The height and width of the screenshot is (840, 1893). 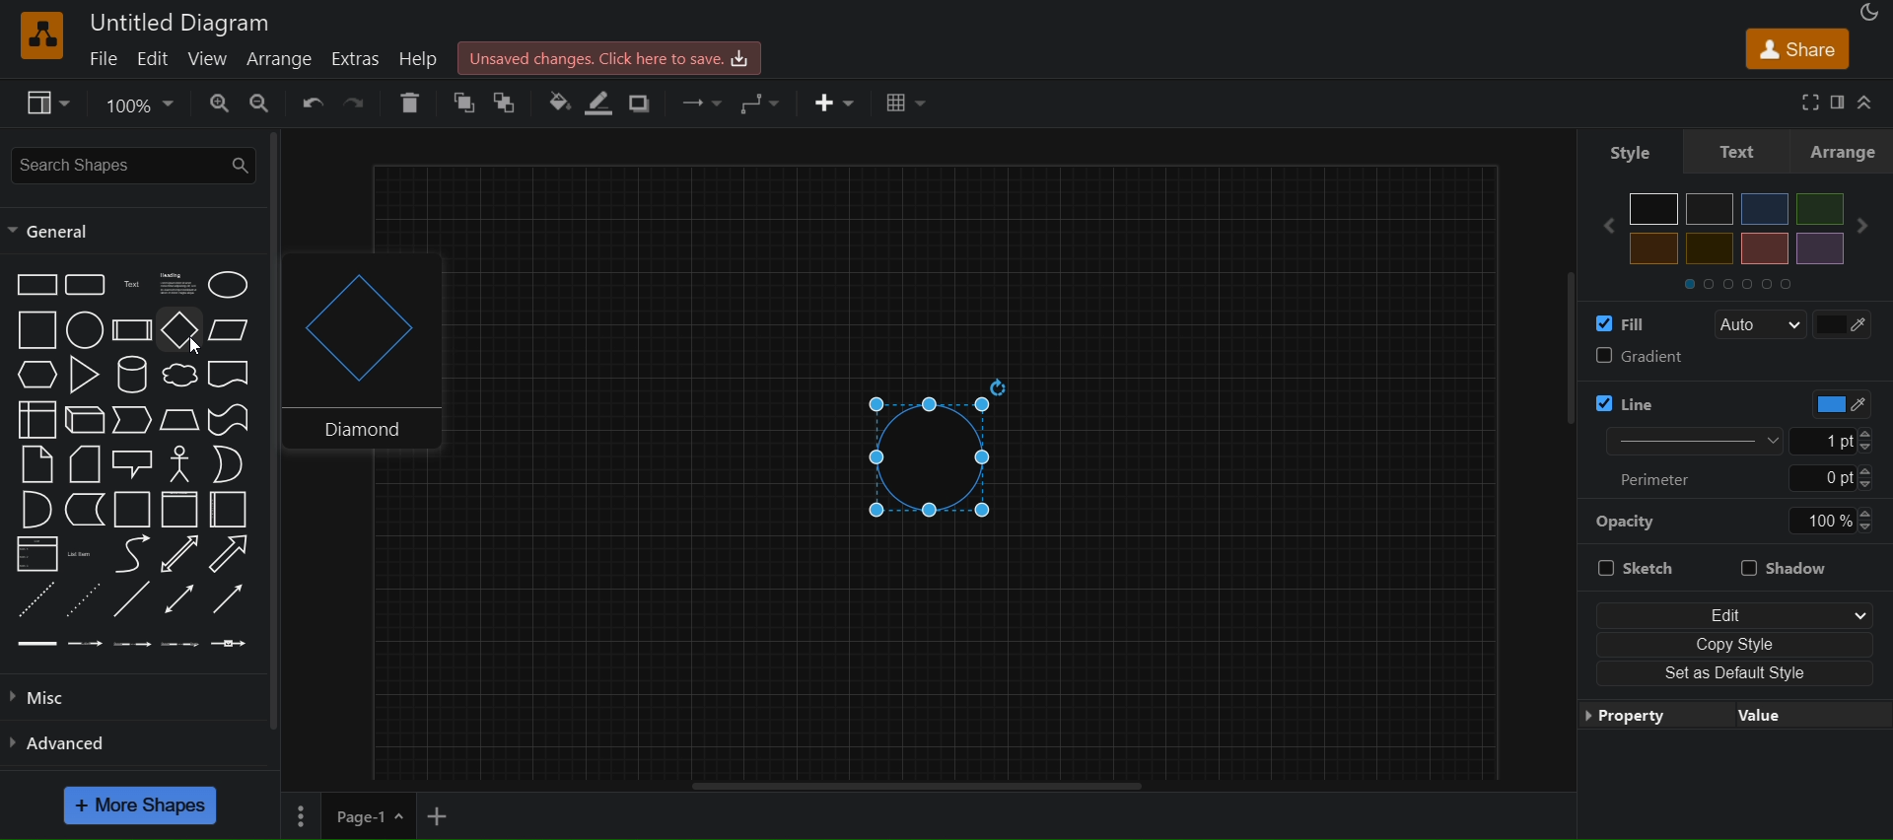 What do you see at coordinates (179, 377) in the screenshot?
I see `cloud` at bounding box center [179, 377].